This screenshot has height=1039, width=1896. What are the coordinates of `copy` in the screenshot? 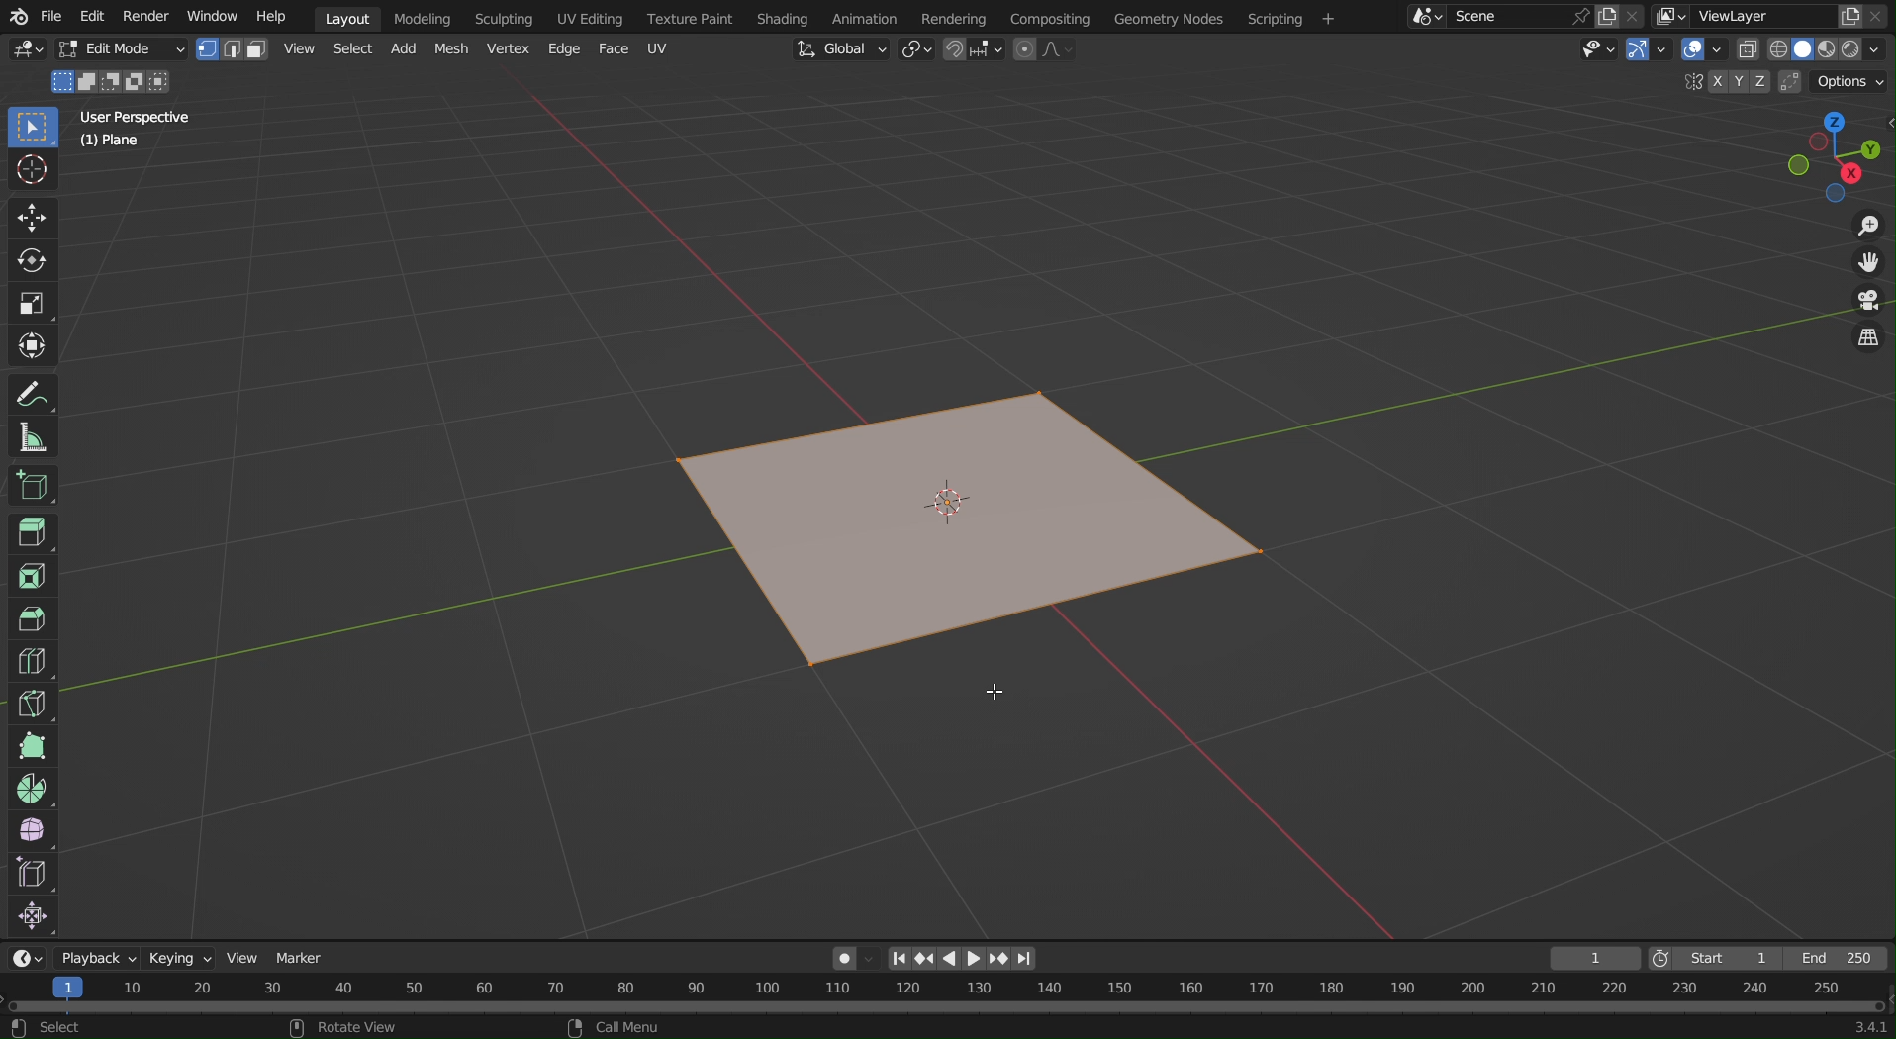 It's located at (1610, 14).